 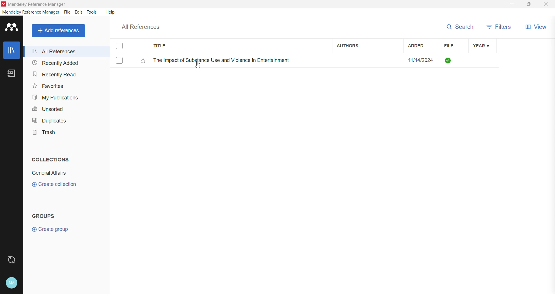 I want to click on Add References, so click(x=60, y=31).